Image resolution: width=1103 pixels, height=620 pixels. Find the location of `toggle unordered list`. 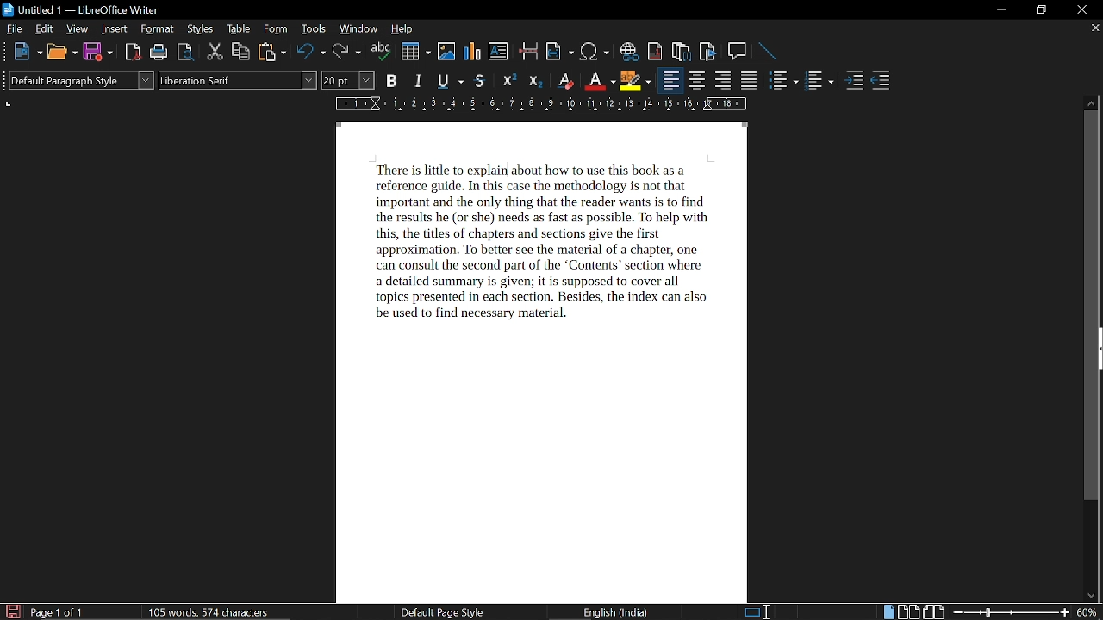

toggle unordered list is located at coordinates (819, 82).